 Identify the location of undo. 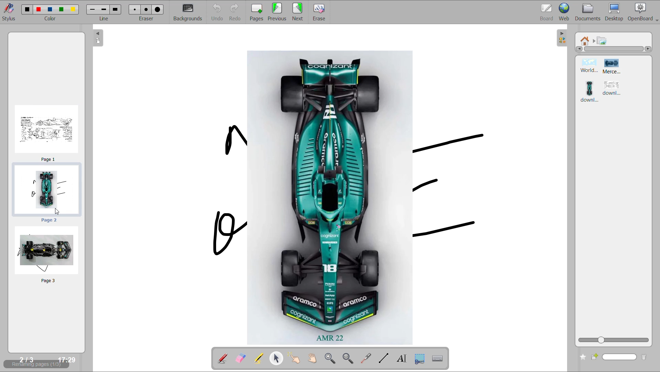
(215, 12).